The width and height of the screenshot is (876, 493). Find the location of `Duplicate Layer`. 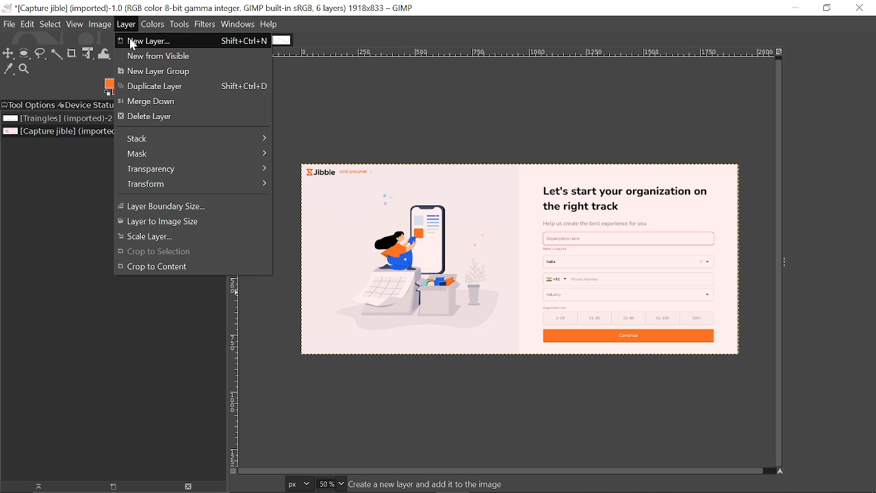

Duplicate Layer is located at coordinates (201, 86).